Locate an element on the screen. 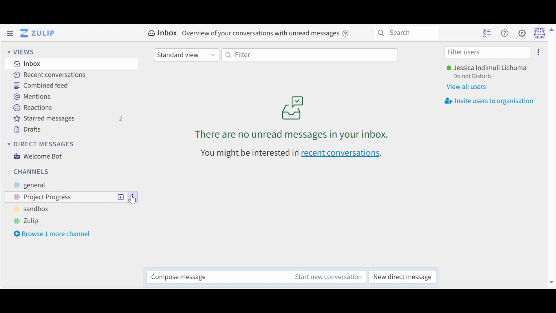 The image size is (556, 313). Help menu is located at coordinates (505, 33).